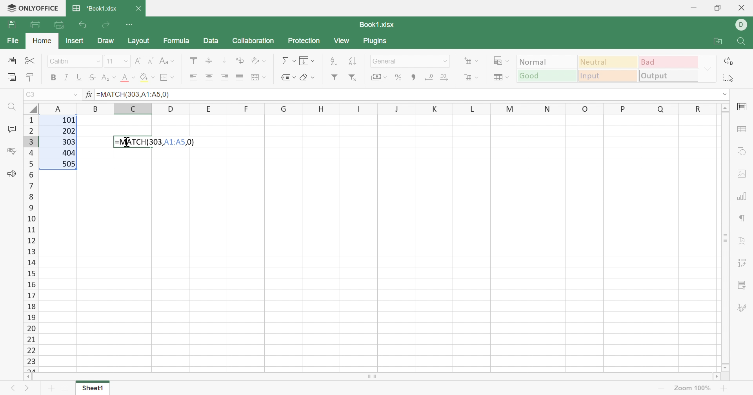 Image resolution: width=753 pixels, height=395 pixels. Describe the element at coordinates (51, 388) in the screenshot. I see `Add sheet` at that location.